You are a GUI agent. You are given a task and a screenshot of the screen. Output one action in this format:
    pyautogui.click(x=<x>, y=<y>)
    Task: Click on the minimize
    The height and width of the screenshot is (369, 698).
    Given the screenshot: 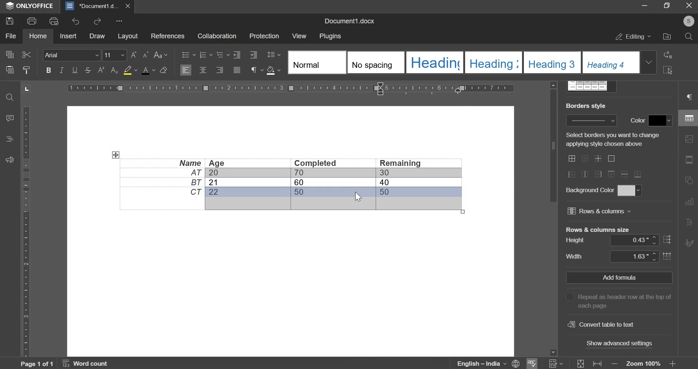 What is the action you would take?
    pyautogui.click(x=646, y=5)
    